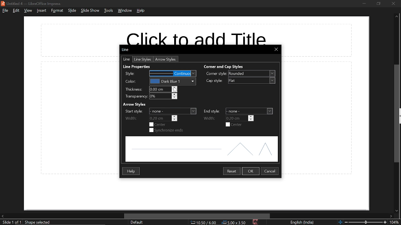 Image resolution: width=401 pixels, height=225 pixels. What do you see at coordinates (197, 216) in the screenshot?
I see `horizontal scrollbar` at bounding box center [197, 216].